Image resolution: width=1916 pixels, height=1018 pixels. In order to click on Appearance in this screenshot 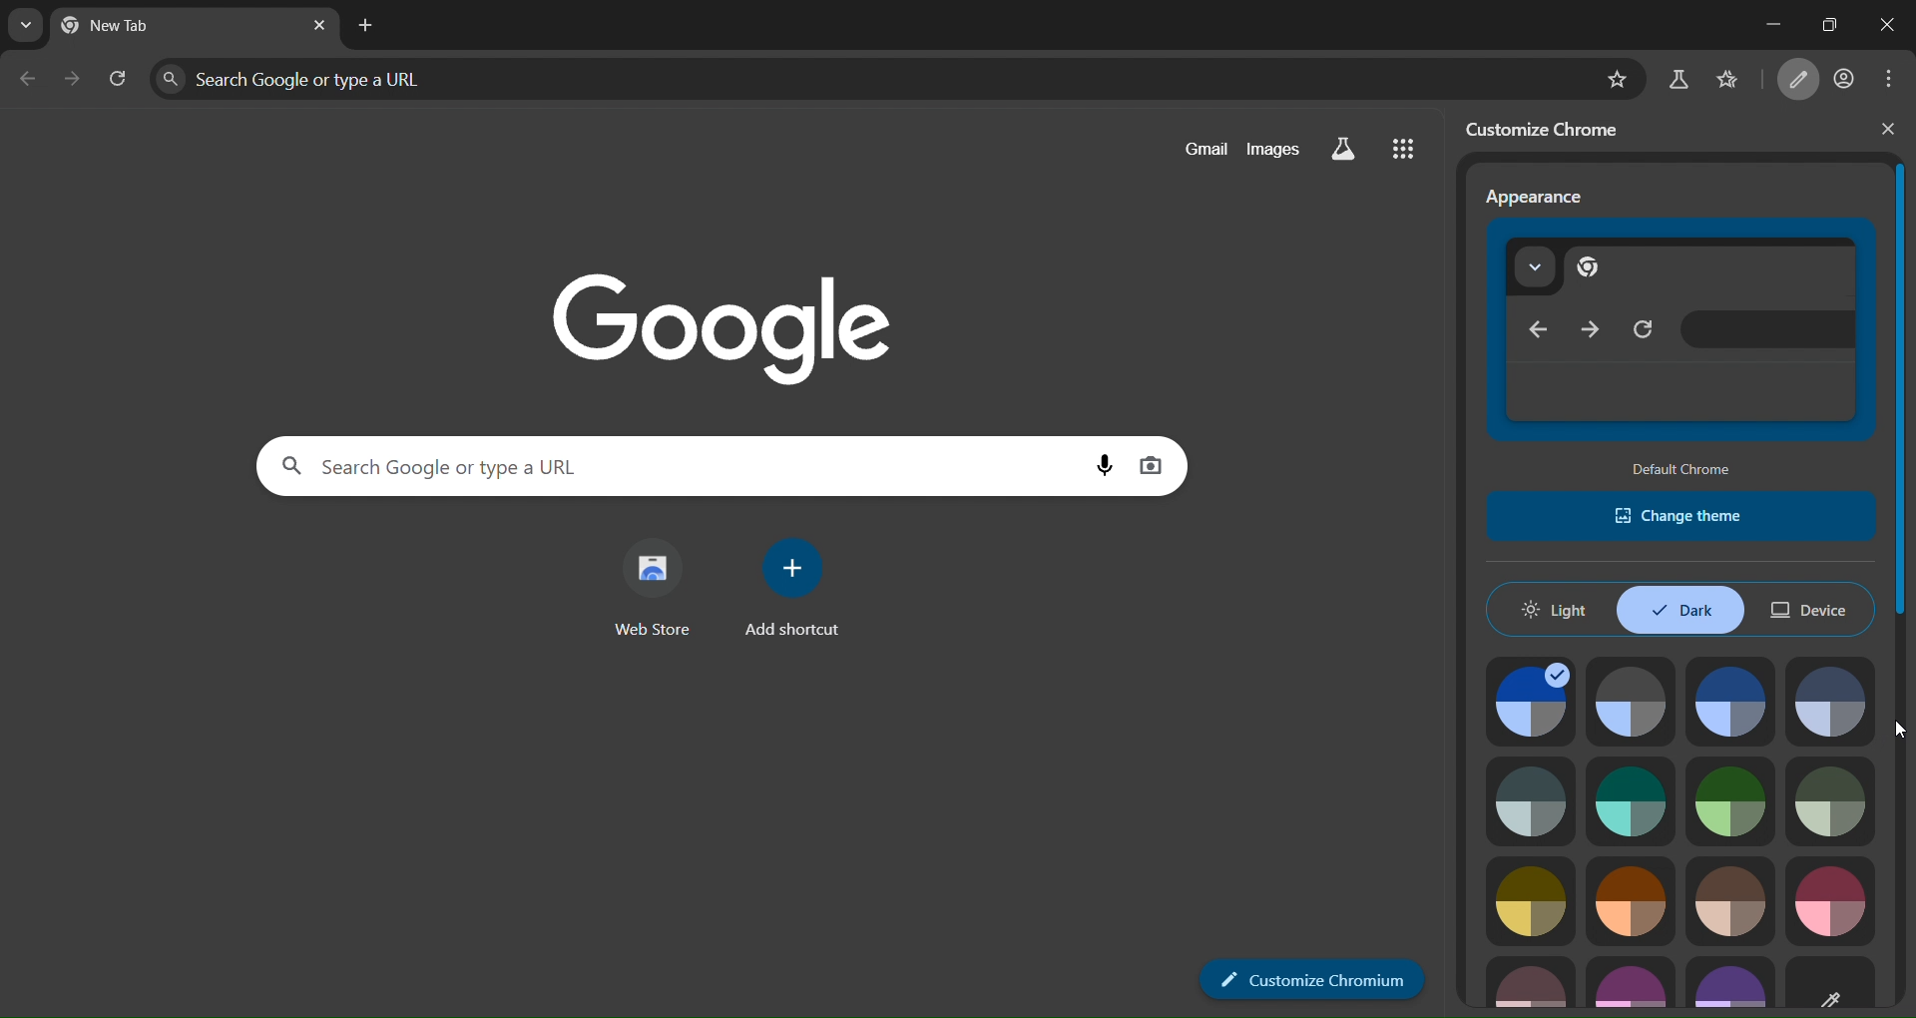, I will do `click(1543, 199)`.